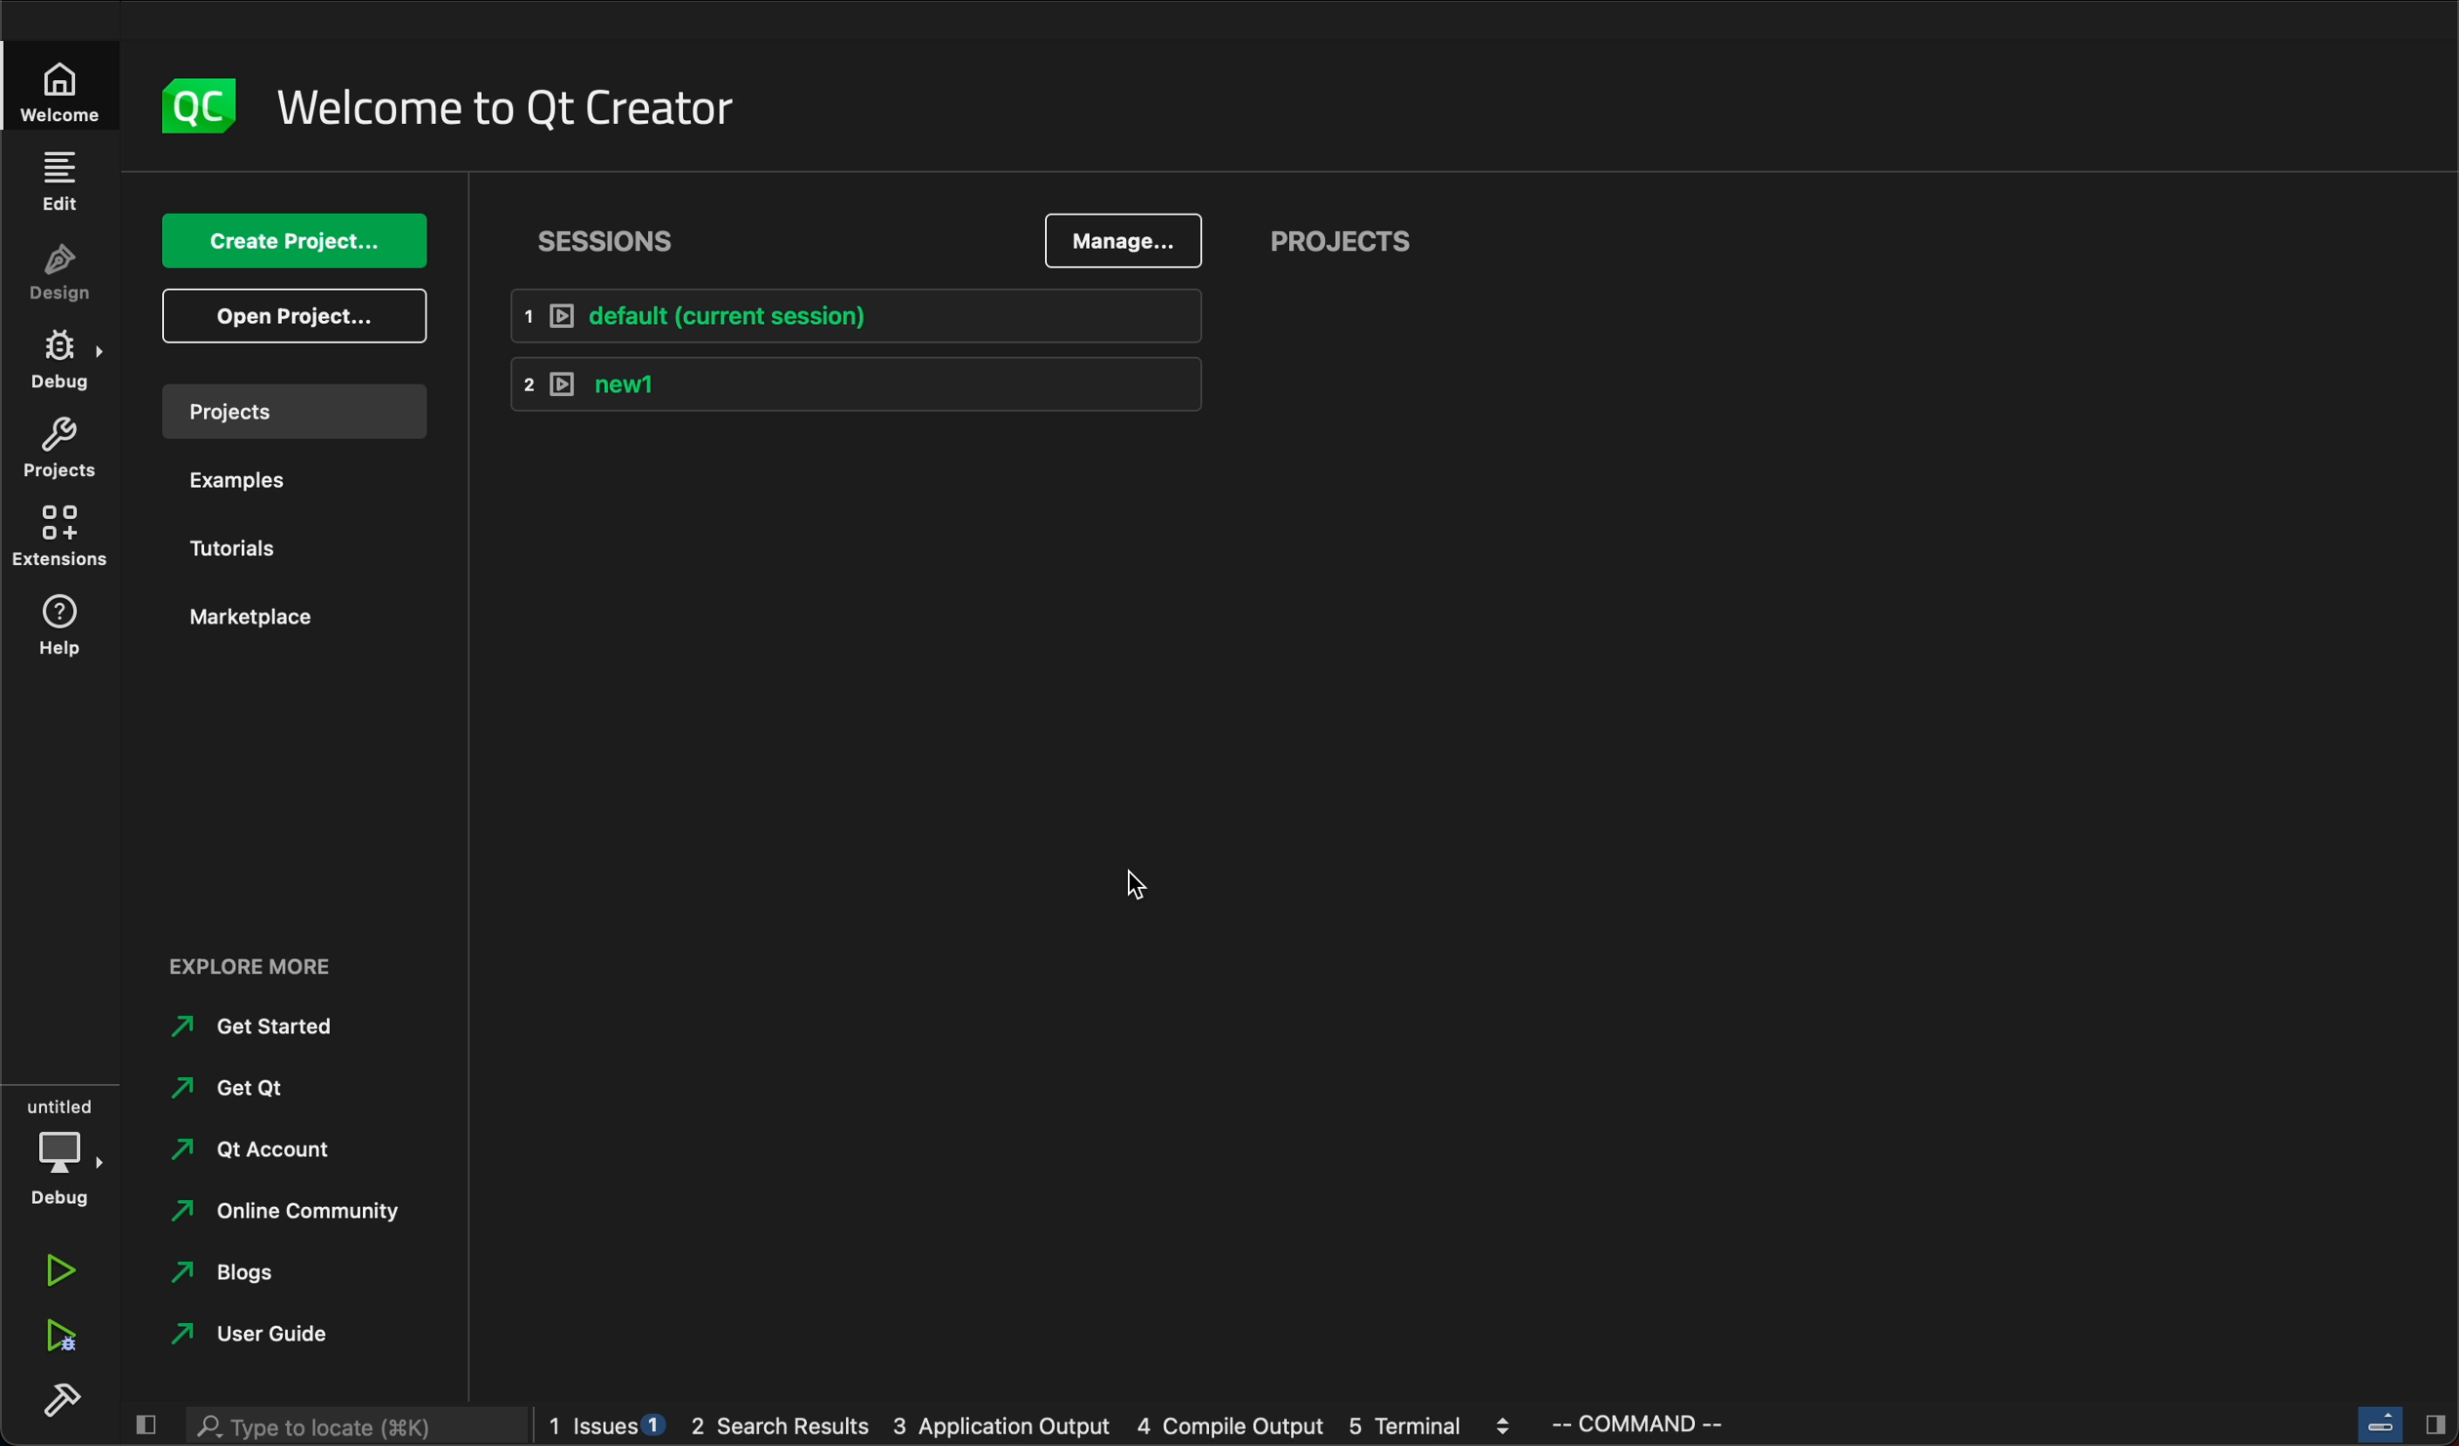 Image resolution: width=2459 pixels, height=1446 pixels. I want to click on new1, so click(855, 383).